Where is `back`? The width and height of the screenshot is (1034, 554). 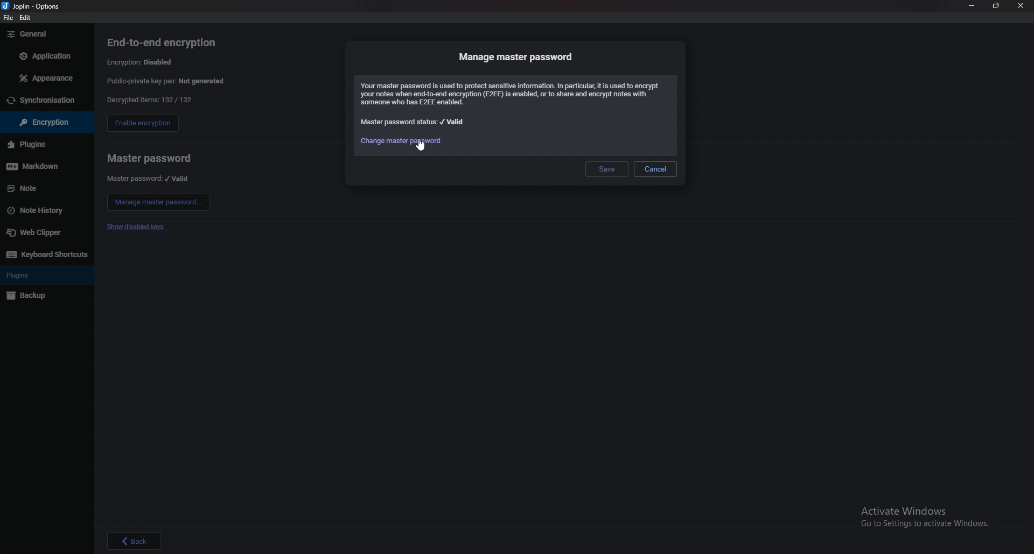 back is located at coordinates (135, 541).